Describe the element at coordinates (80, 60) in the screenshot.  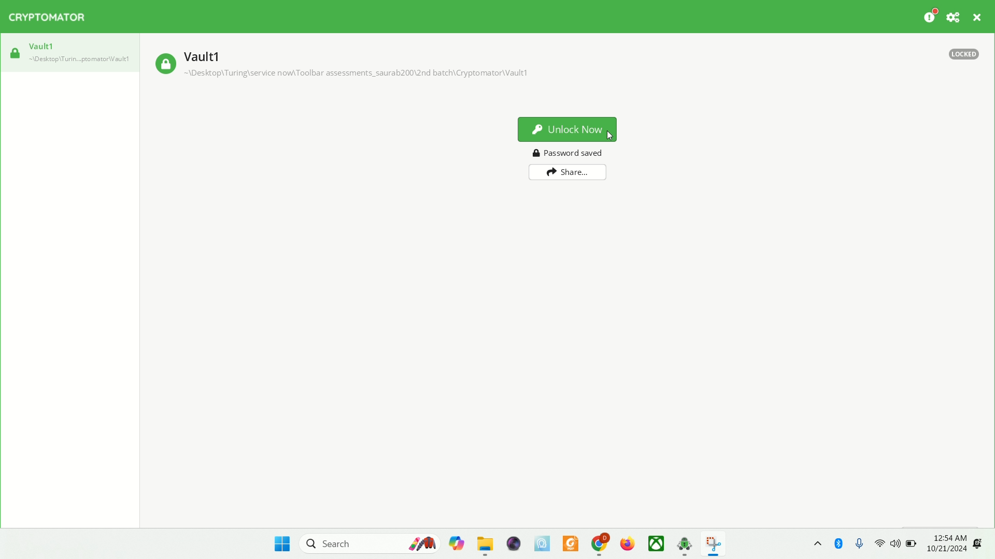
I see `vault1 location` at that location.